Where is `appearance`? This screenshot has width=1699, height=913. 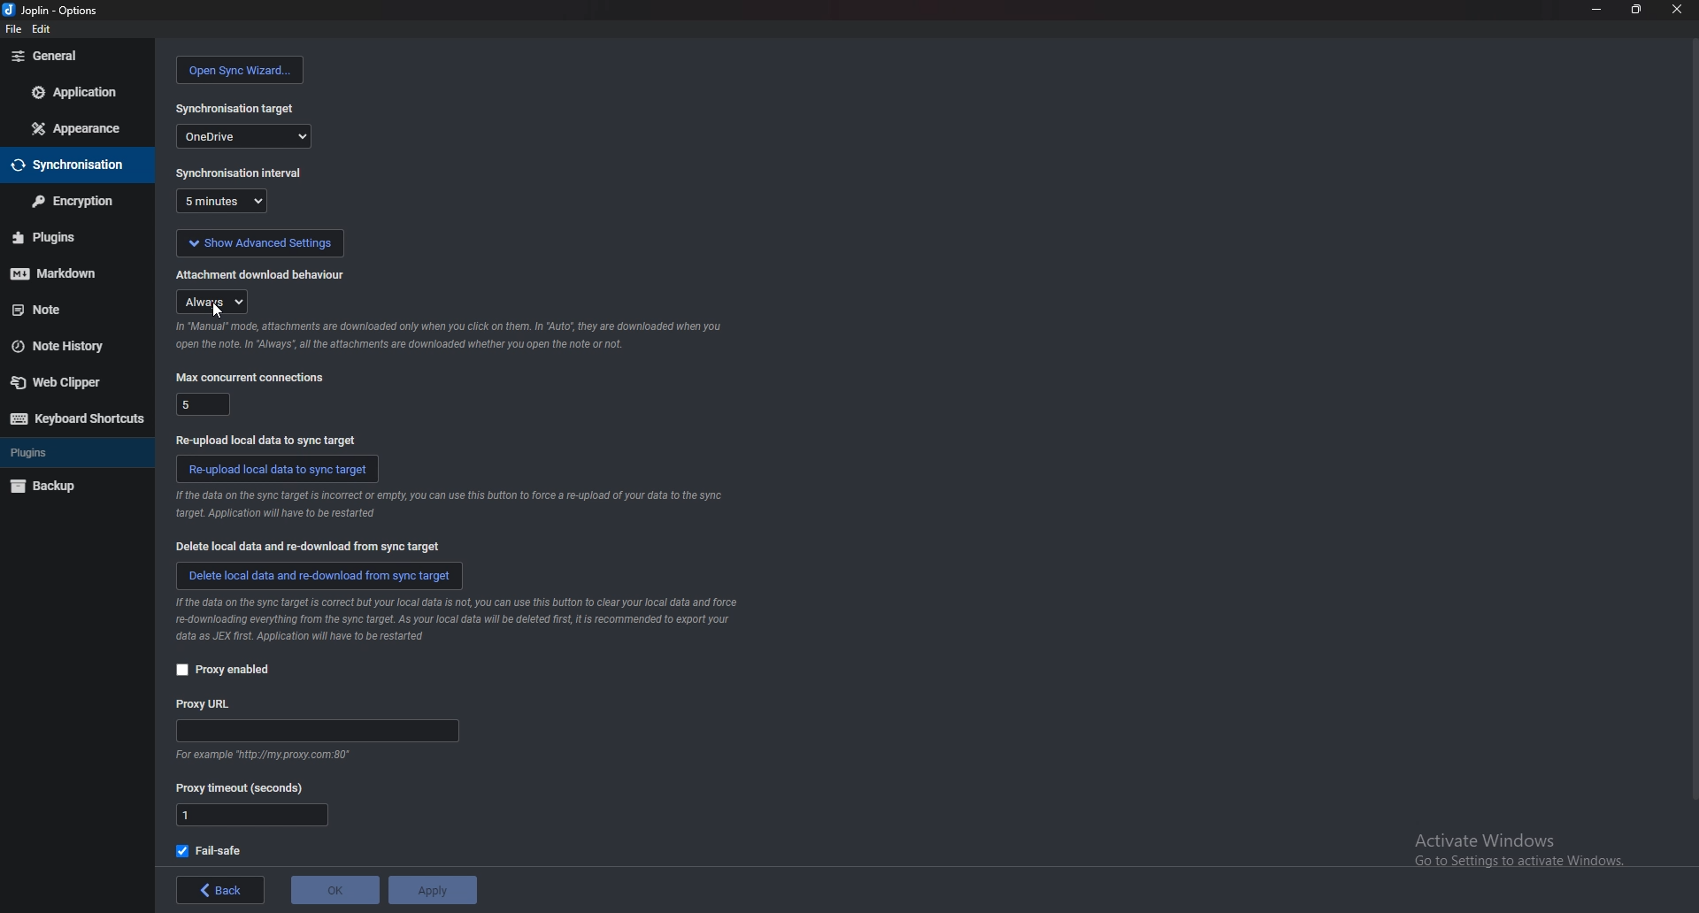
appearance is located at coordinates (74, 129).